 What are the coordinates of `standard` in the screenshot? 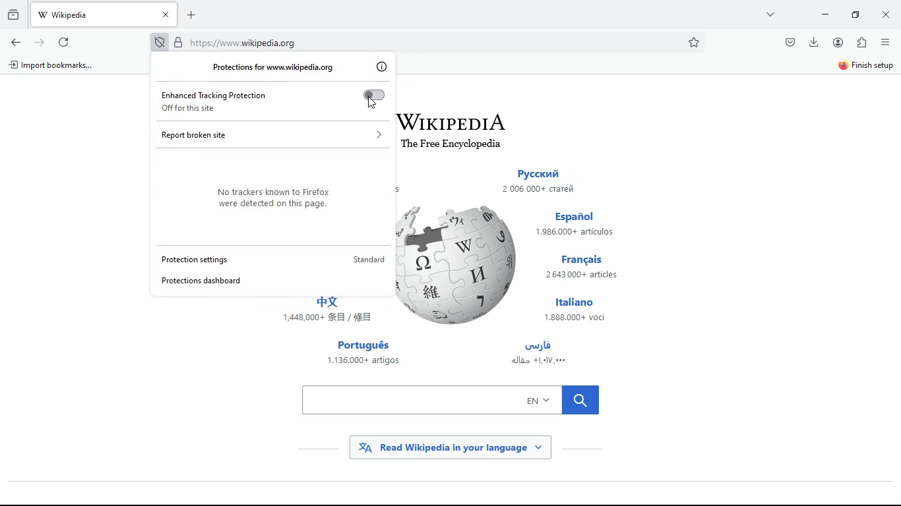 It's located at (369, 260).